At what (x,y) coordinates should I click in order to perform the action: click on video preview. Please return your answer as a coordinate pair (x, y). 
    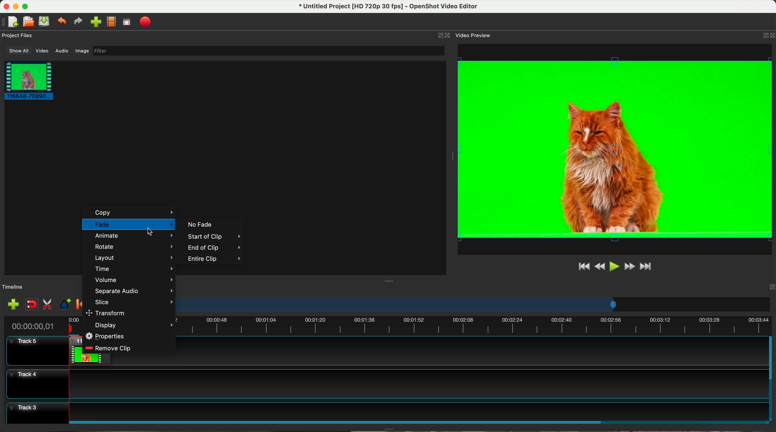
    Looking at the image, I should click on (474, 35).